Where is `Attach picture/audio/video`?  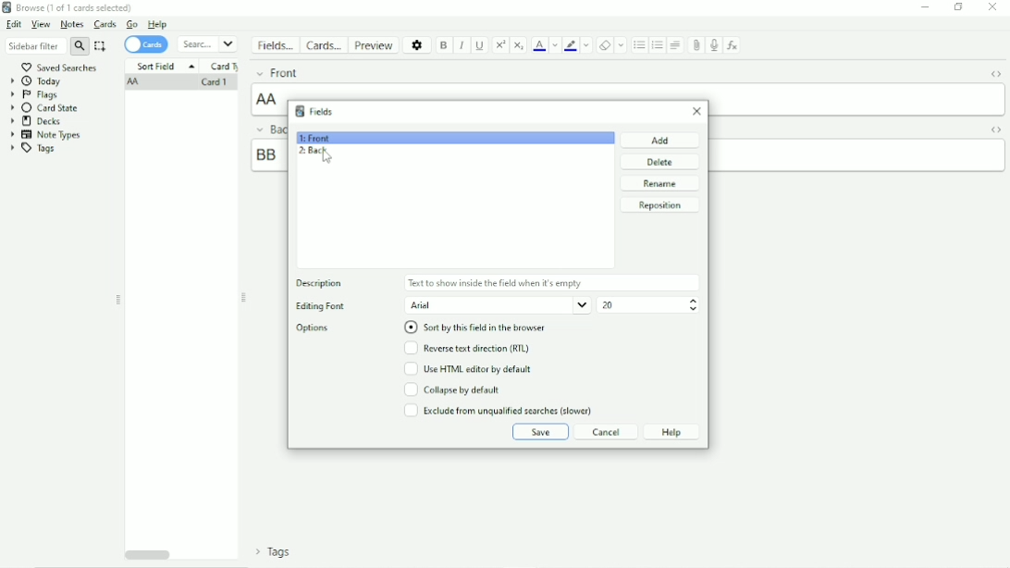 Attach picture/audio/video is located at coordinates (695, 45).